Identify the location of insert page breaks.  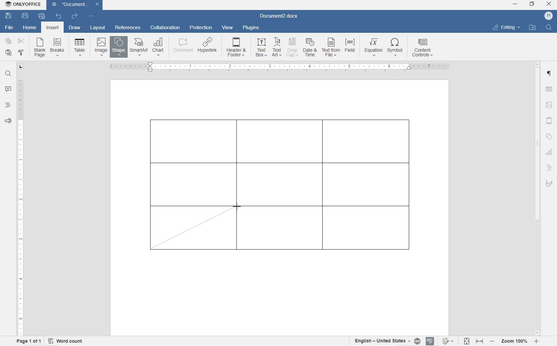
(58, 47).